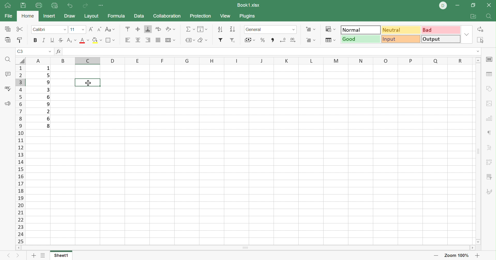 This screenshot has width=496, height=260. I want to click on fx, so click(58, 52).